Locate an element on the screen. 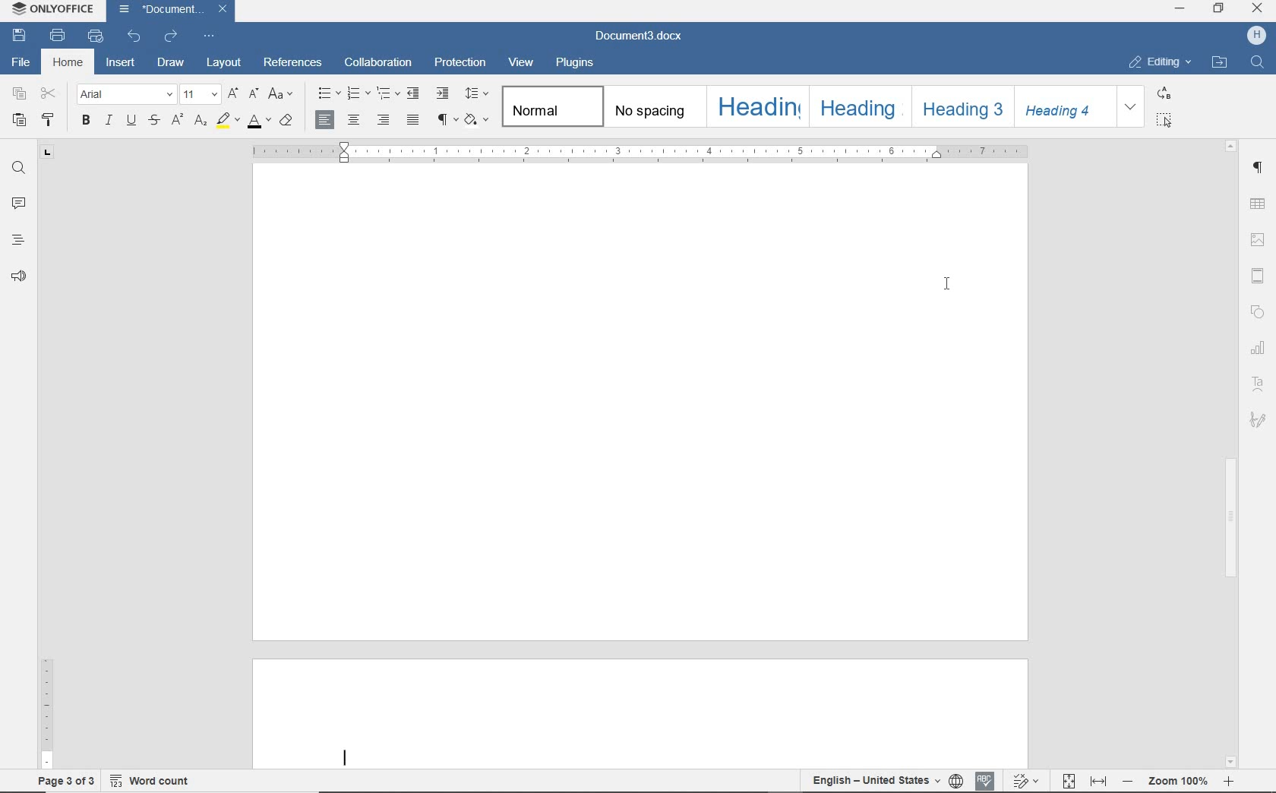 The image size is (1276, 793). FONT  is located at coordinates (126, 93).